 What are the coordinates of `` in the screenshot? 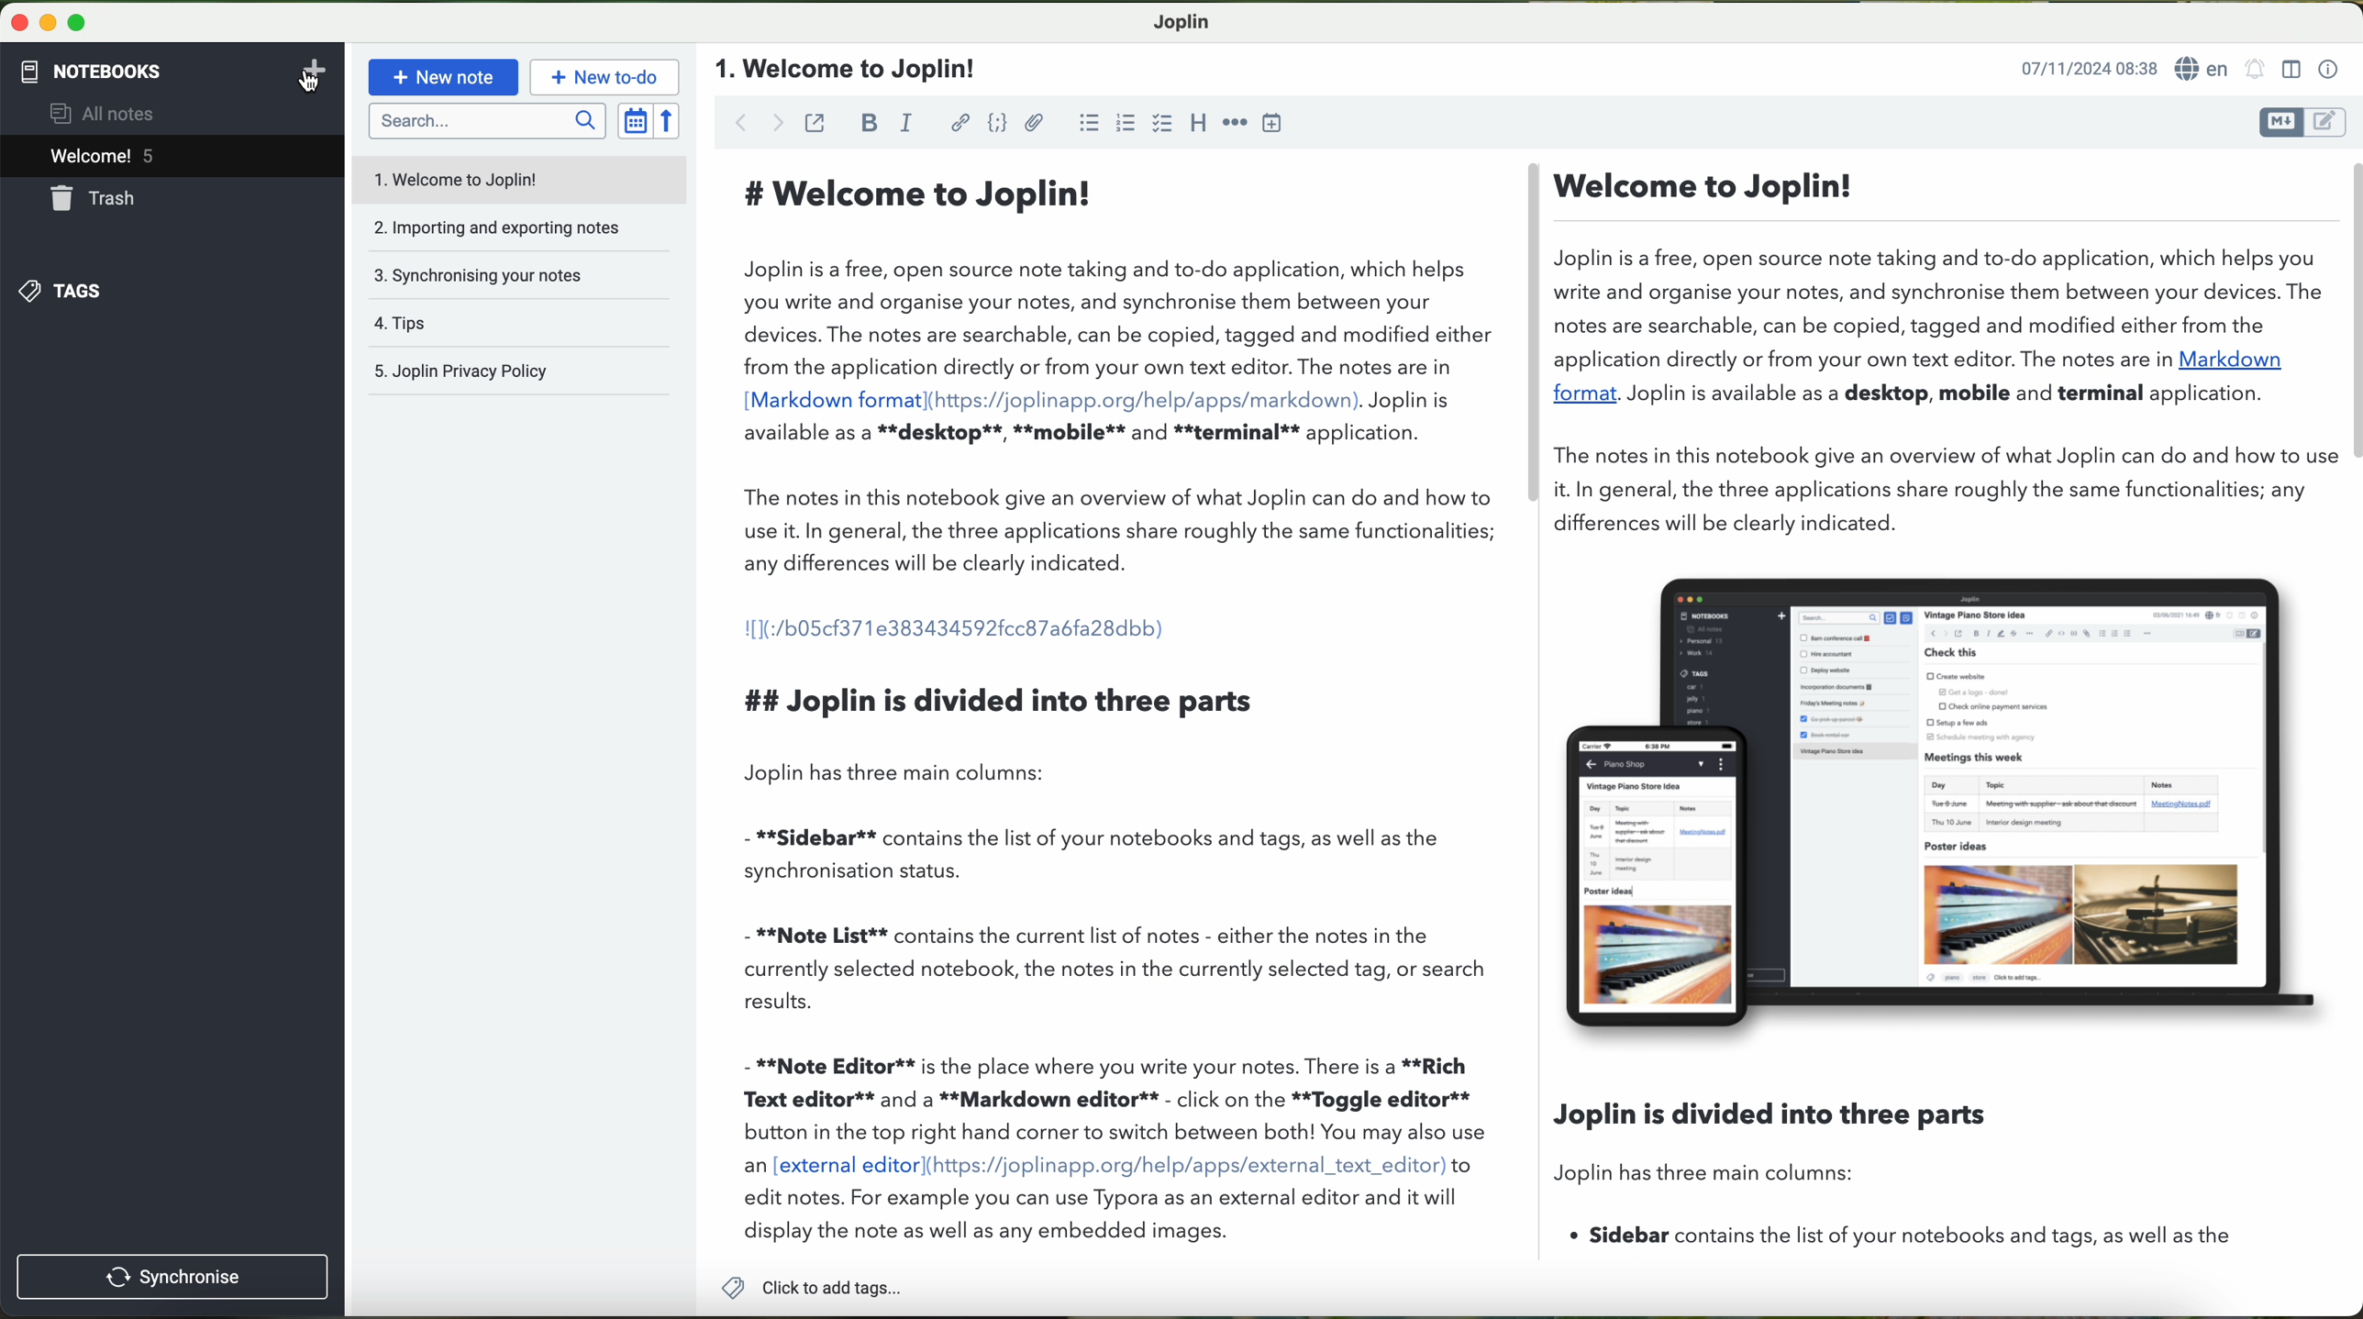 It's located at (635, 121).